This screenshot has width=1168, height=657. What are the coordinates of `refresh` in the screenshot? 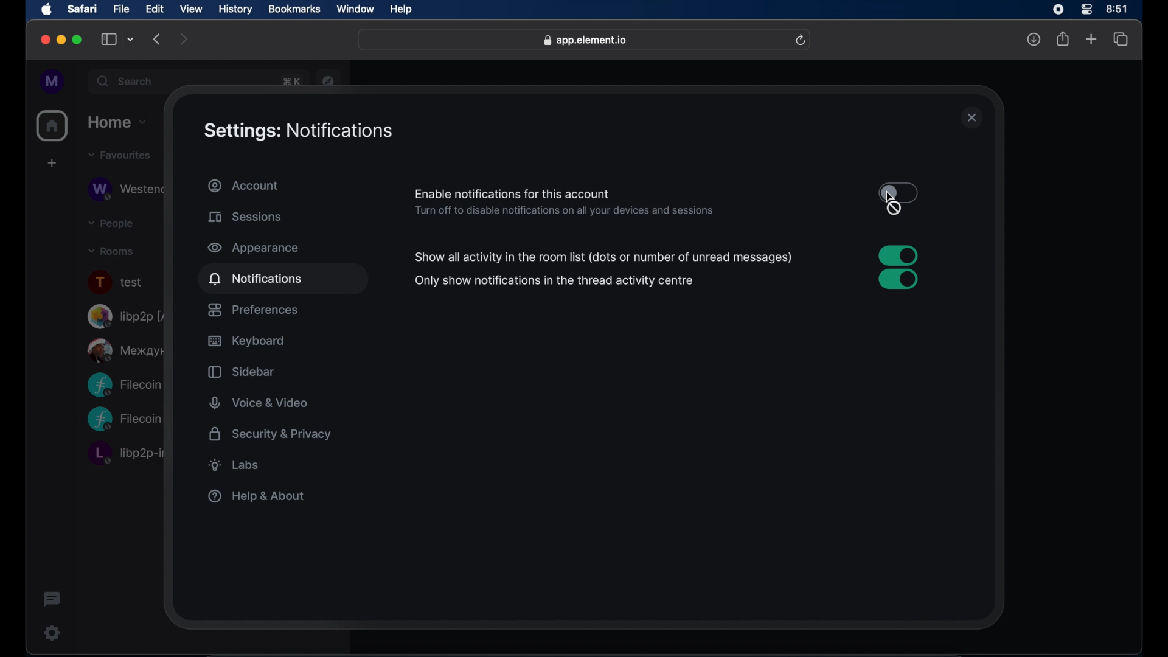 It's located at (801, 40).